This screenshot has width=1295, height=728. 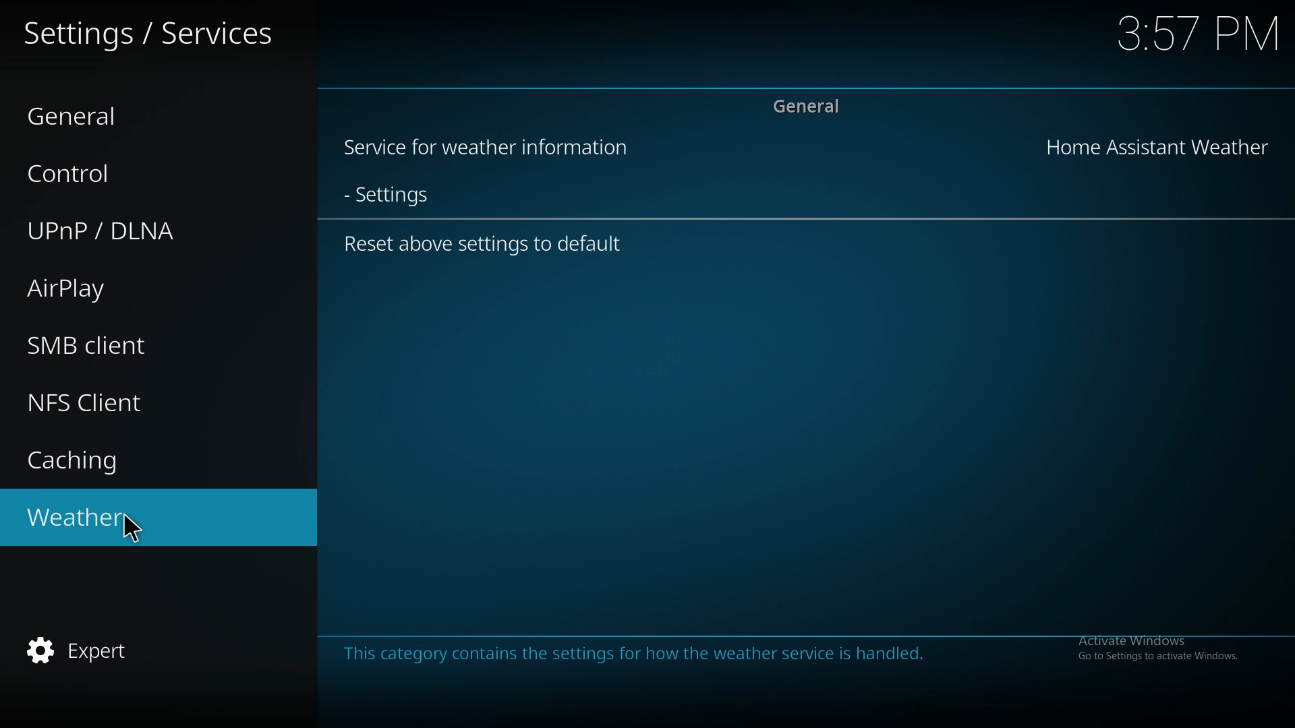 I want to click on control, so click(x=127, y=172).